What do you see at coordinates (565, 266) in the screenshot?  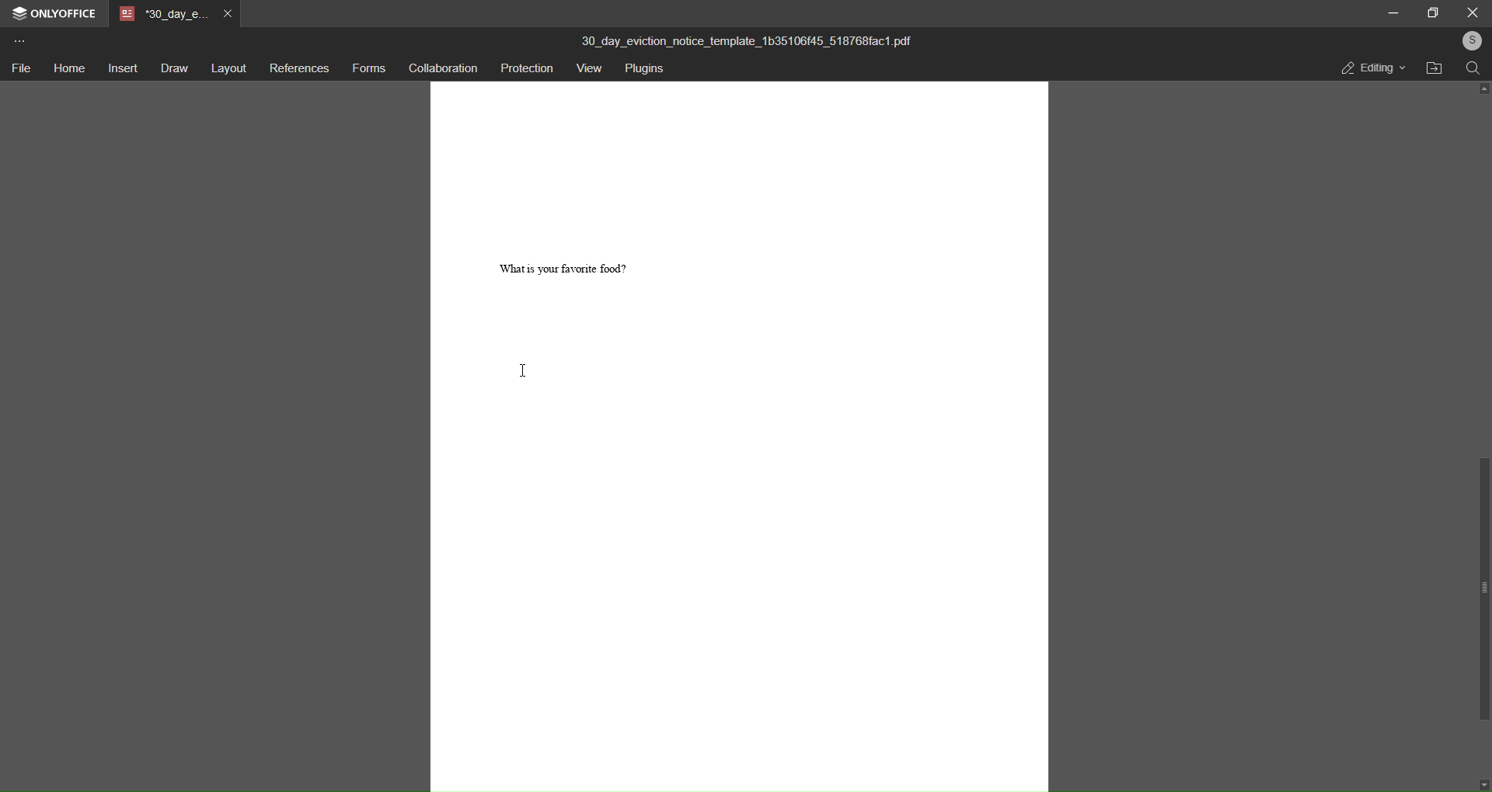 I see `question` at bounding box center [565, 266].